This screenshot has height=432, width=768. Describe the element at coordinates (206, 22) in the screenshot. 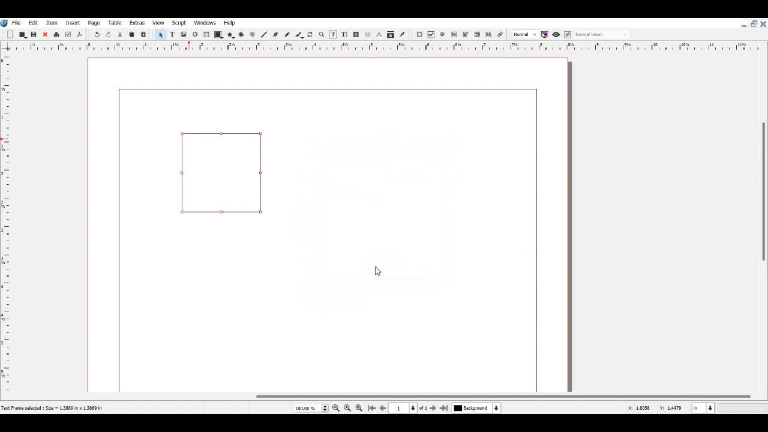

I see `Windows` at that location.